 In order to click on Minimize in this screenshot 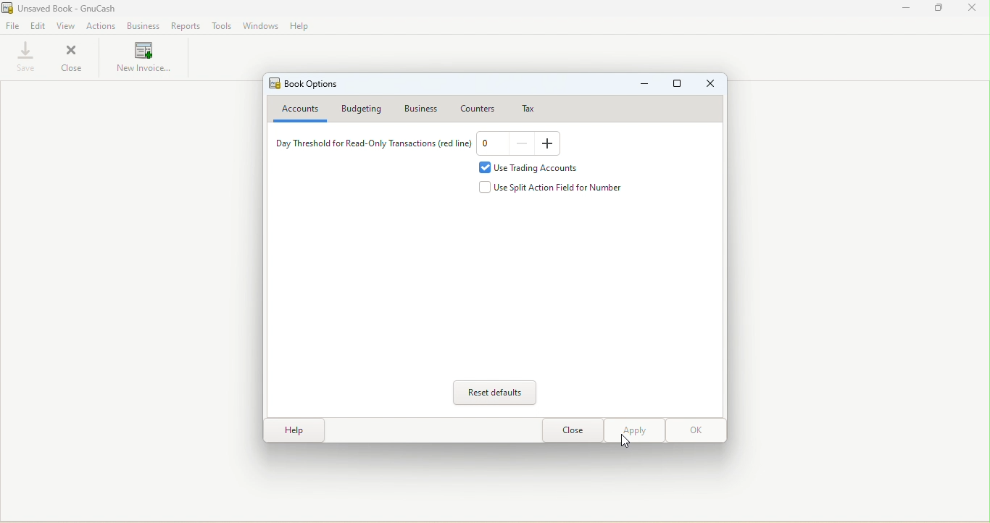, I will do `click(907, 8)`.